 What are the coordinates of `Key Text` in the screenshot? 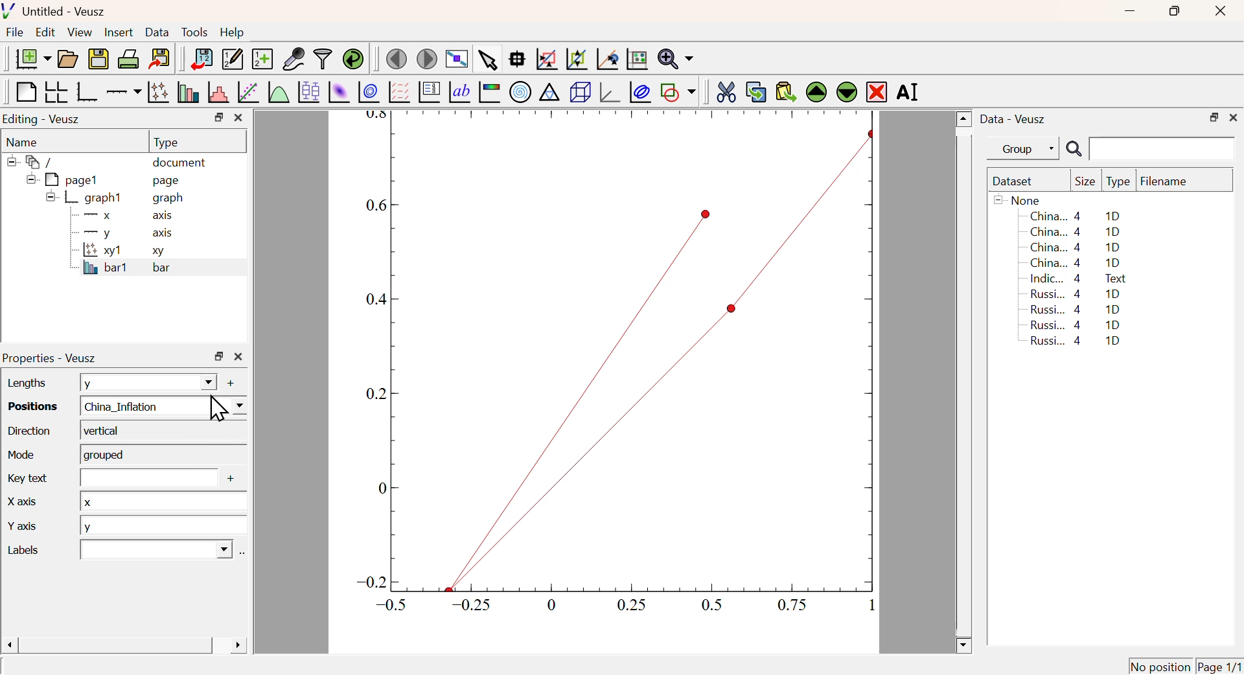 It's located at (25, 477).